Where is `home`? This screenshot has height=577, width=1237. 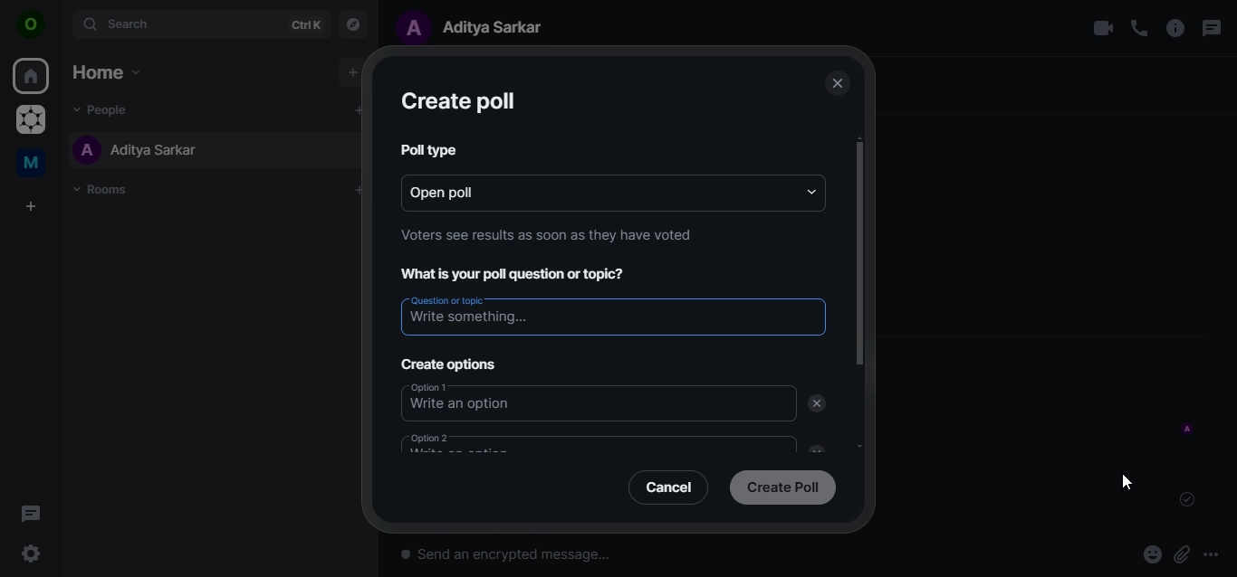 home is located at coordinates (105, 71).